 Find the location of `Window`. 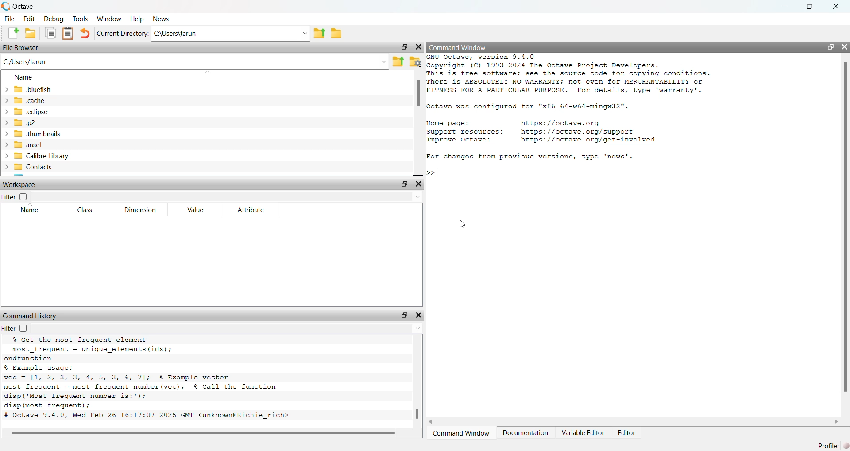

Window is located at coordinates (109, 19).